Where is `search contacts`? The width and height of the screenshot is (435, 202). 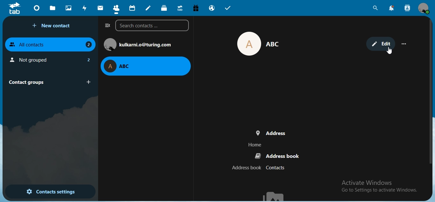 search contacts is located at coordinates (408, 9).